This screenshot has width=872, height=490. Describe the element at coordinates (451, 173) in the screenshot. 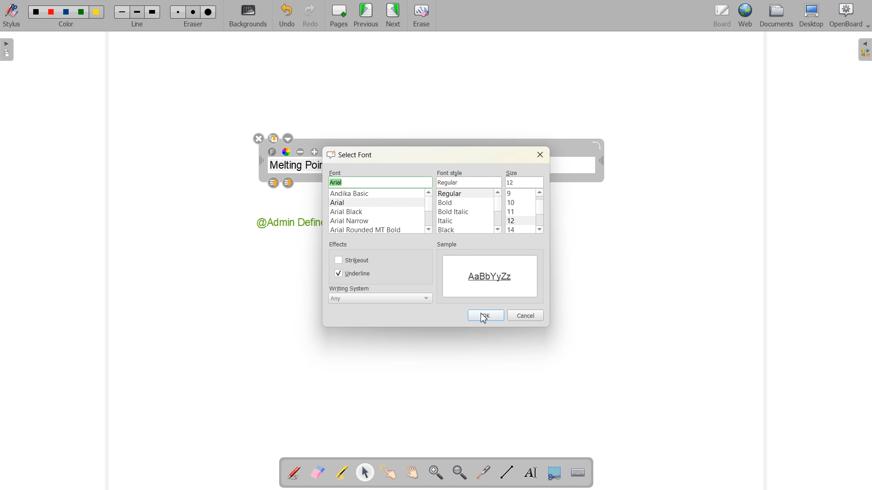

I see `font style` at that location.